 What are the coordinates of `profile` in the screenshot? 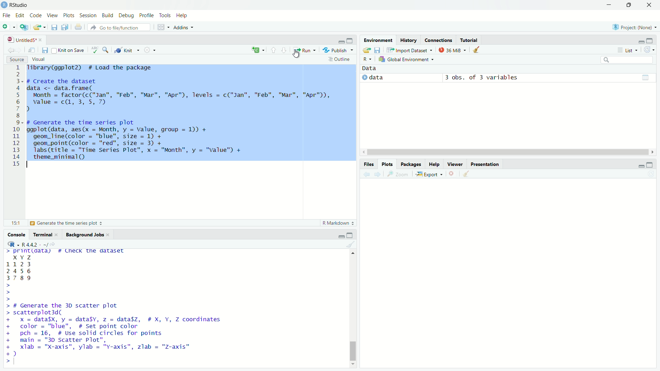 It's located at (147, 15).